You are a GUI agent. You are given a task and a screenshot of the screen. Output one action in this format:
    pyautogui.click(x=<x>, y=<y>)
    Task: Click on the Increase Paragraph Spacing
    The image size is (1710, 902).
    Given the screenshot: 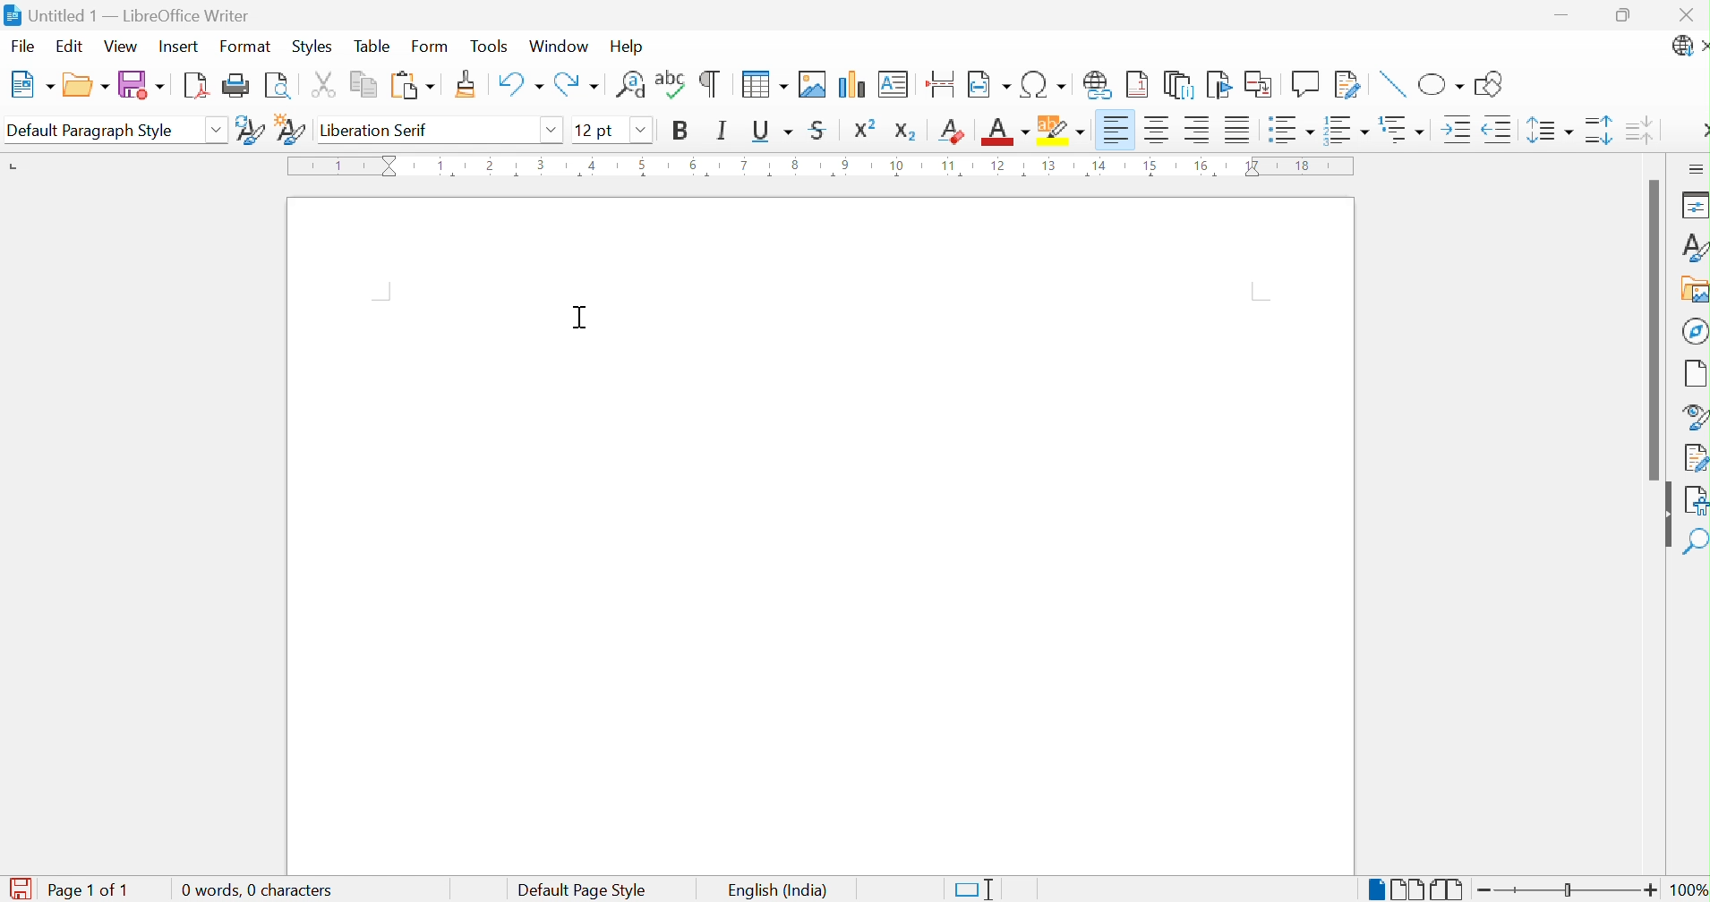 What is the action you would take?
    pyautogui.click(x=1598, y=133)
    